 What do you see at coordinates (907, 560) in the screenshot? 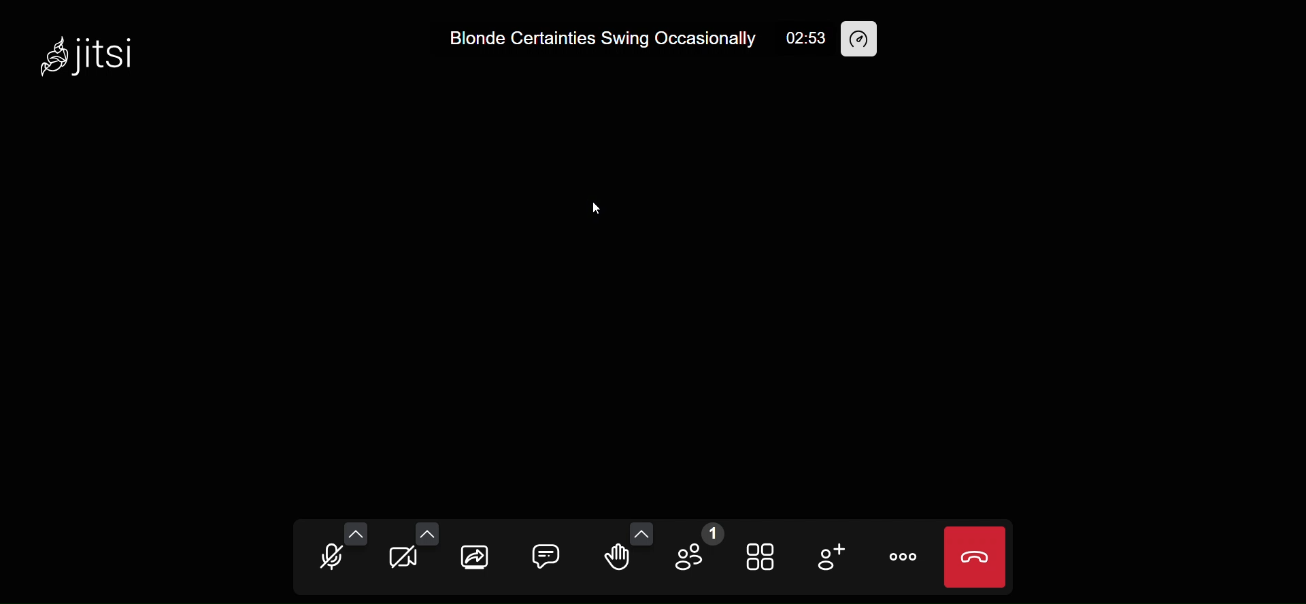
I see `more` at bounding box center [907, 560].